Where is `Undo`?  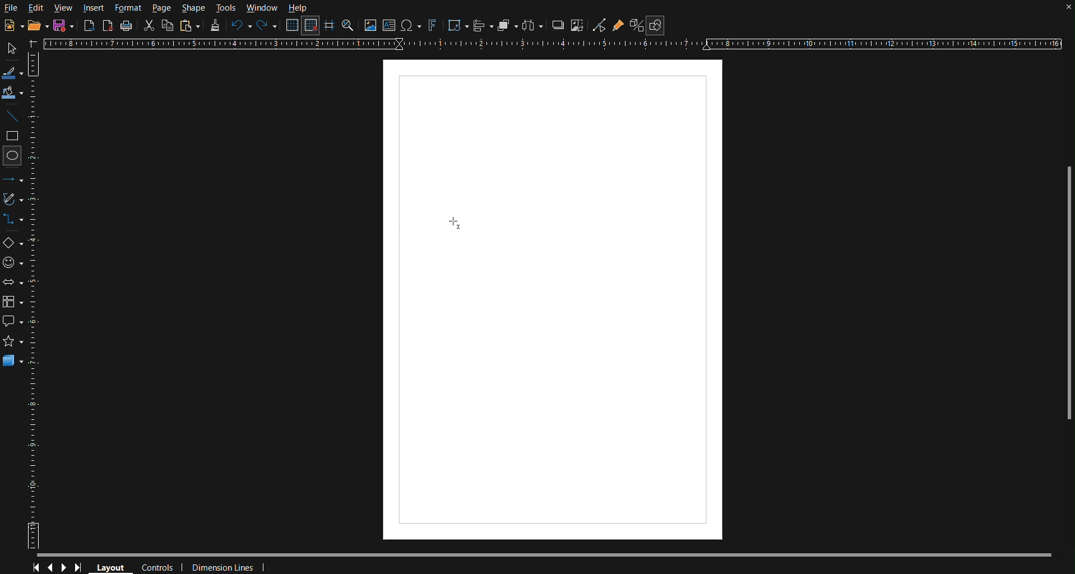 Undo is located at coordinates (241, 27).